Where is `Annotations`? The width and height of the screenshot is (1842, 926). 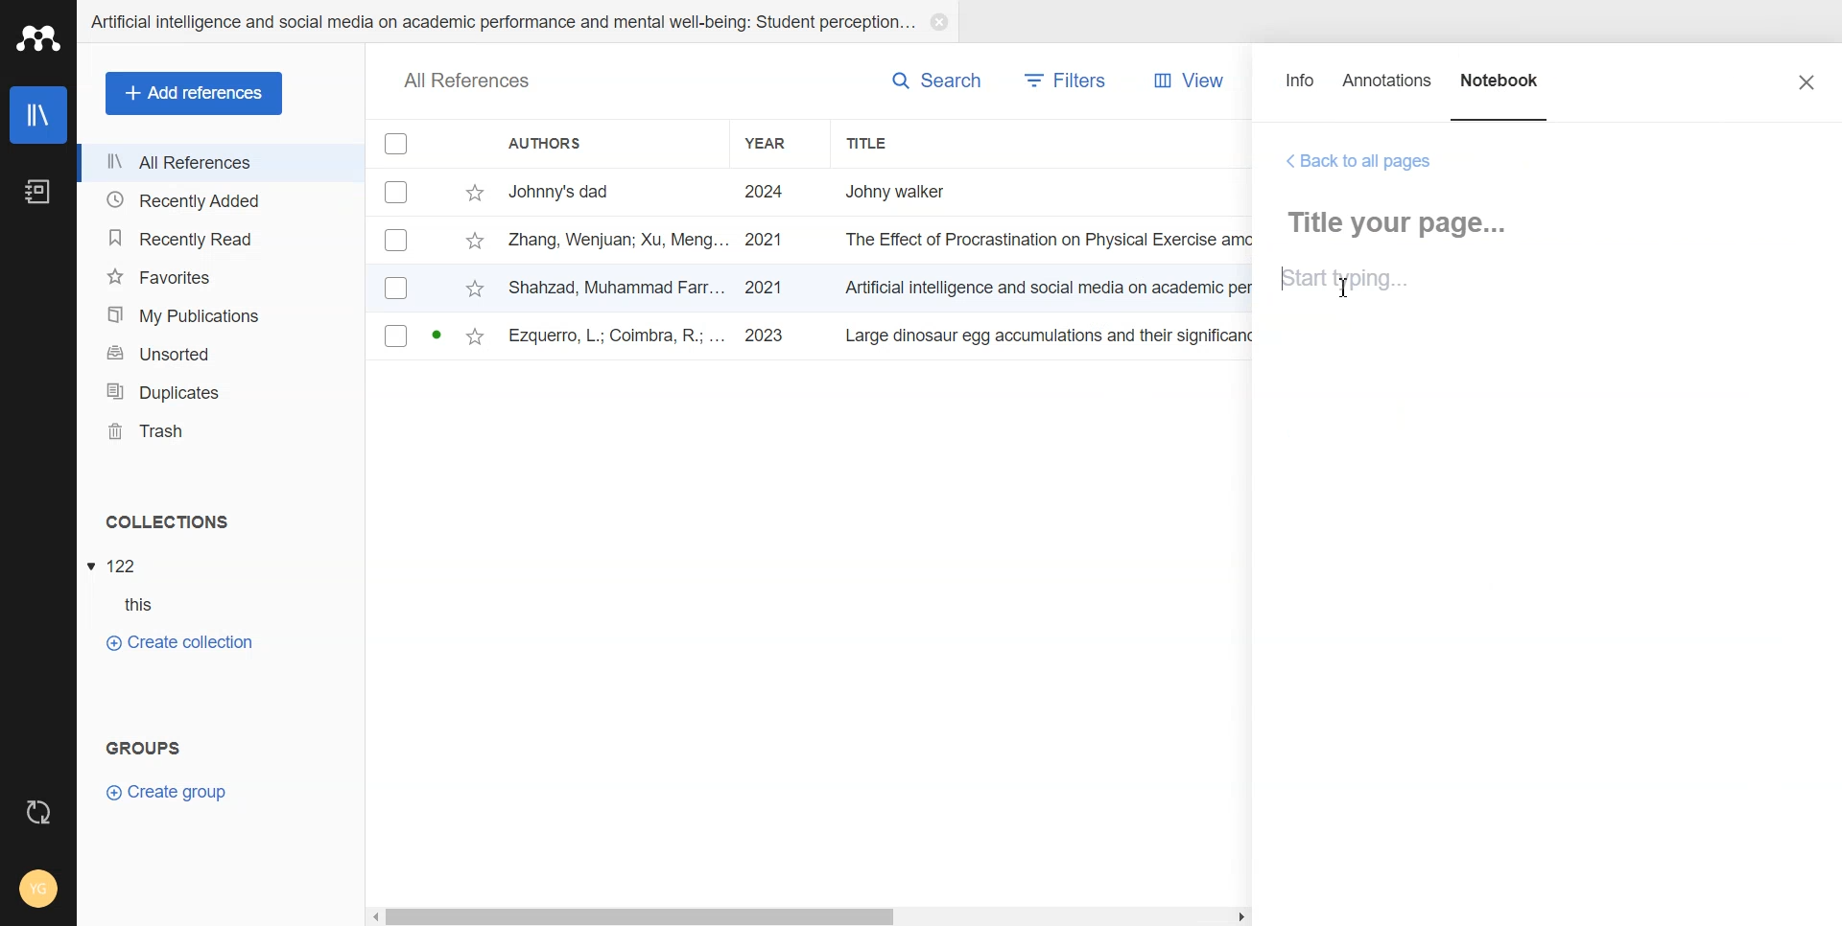 Annotations is located at coordinates (1388, 89).